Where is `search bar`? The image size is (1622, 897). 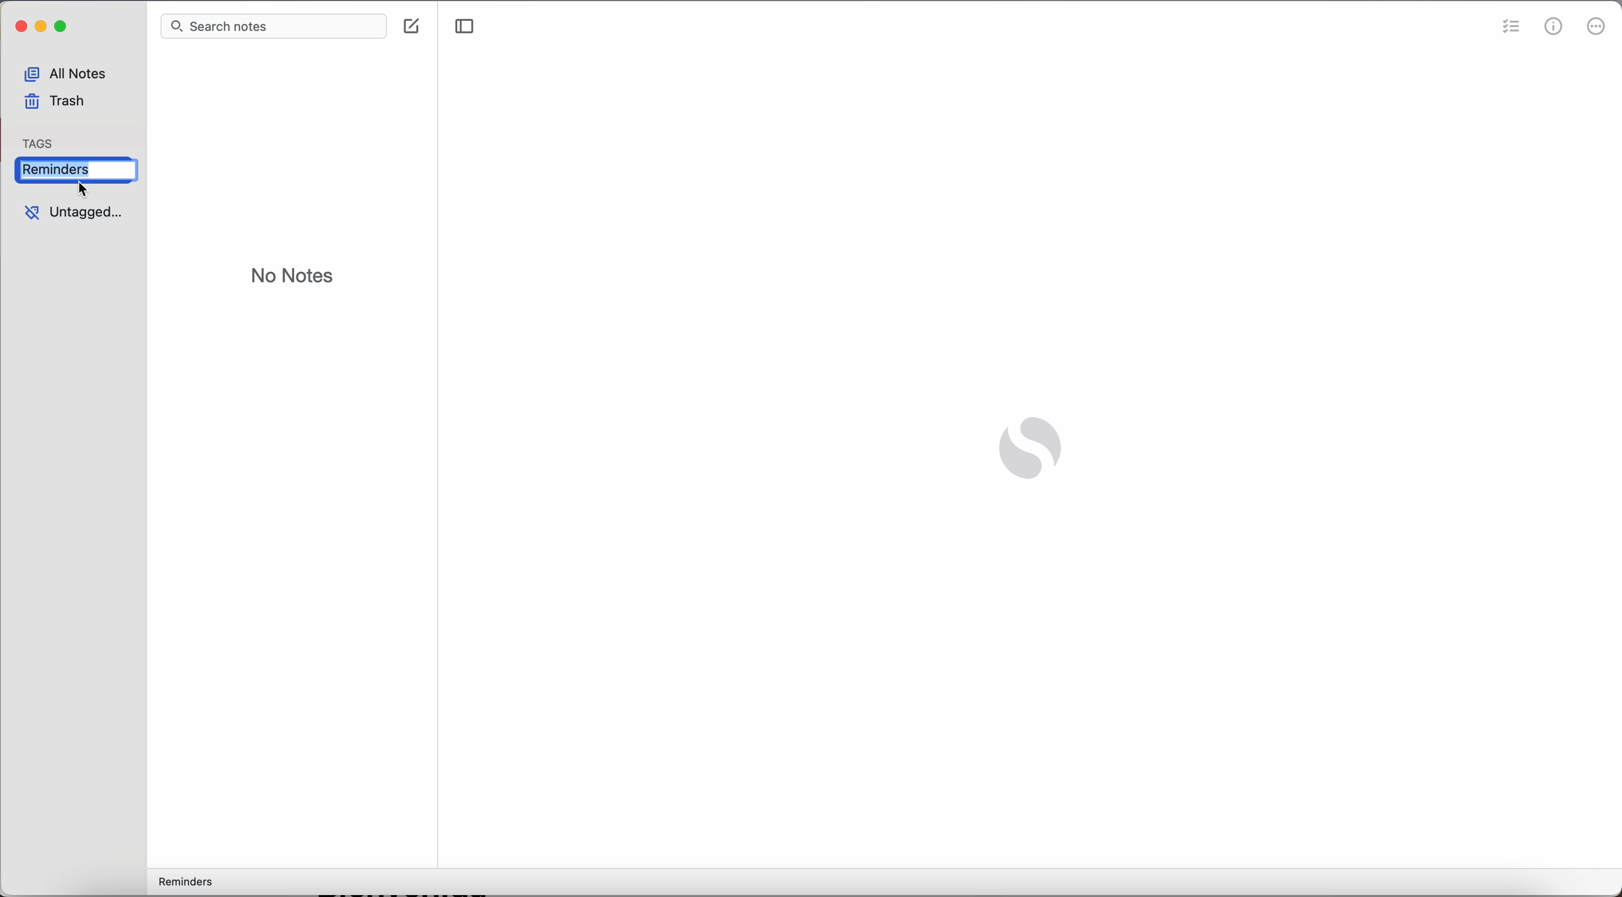 search bar is located at coordinates (276, 27).